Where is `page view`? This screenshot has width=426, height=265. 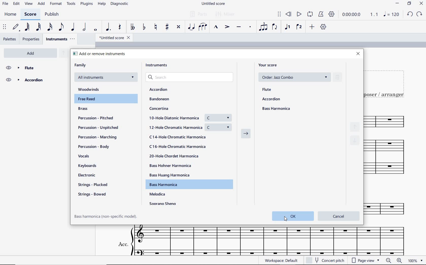
page view is located at coordinates (366, 261).